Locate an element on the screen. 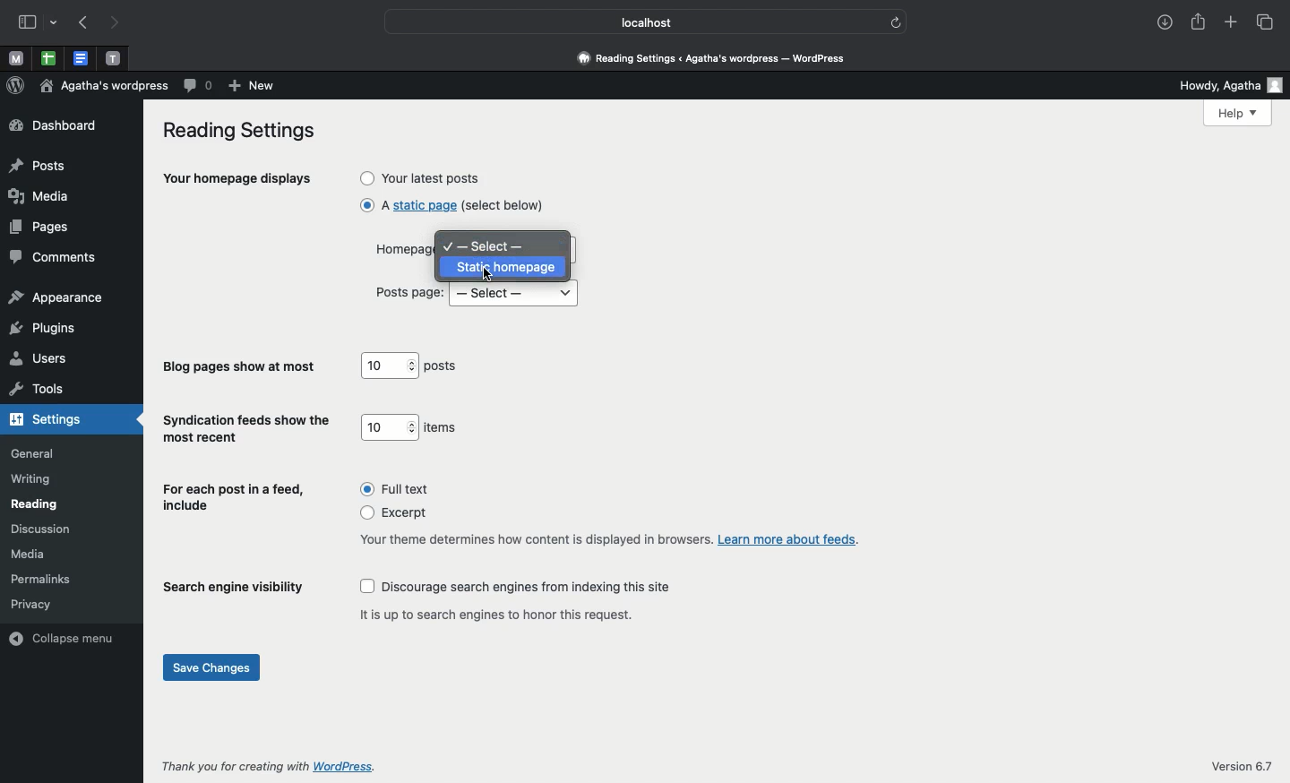 This screenshot has height=783, width=1290. plugins is located at coordinates (42, 327).